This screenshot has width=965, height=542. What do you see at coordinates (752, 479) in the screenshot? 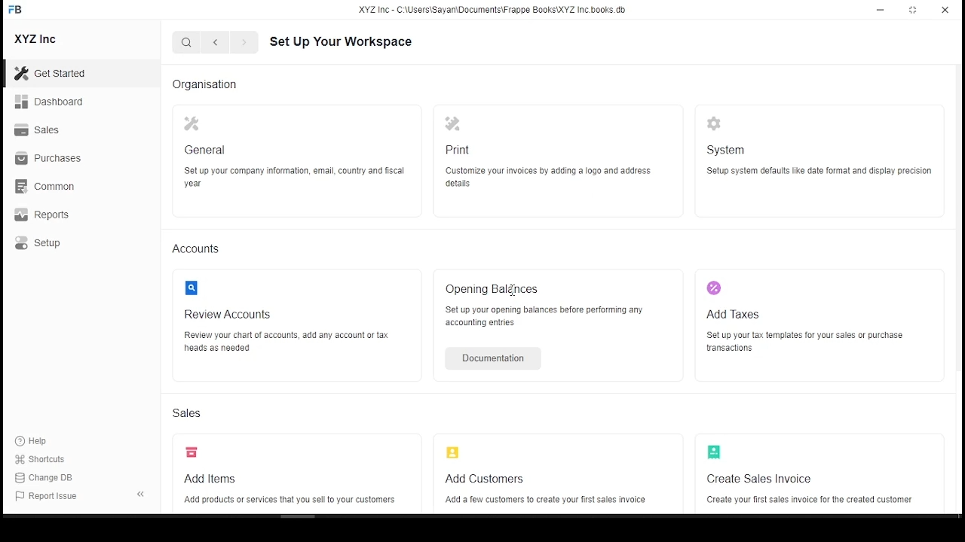
I see `cash sales invoice` at bounding box center [752, 479].